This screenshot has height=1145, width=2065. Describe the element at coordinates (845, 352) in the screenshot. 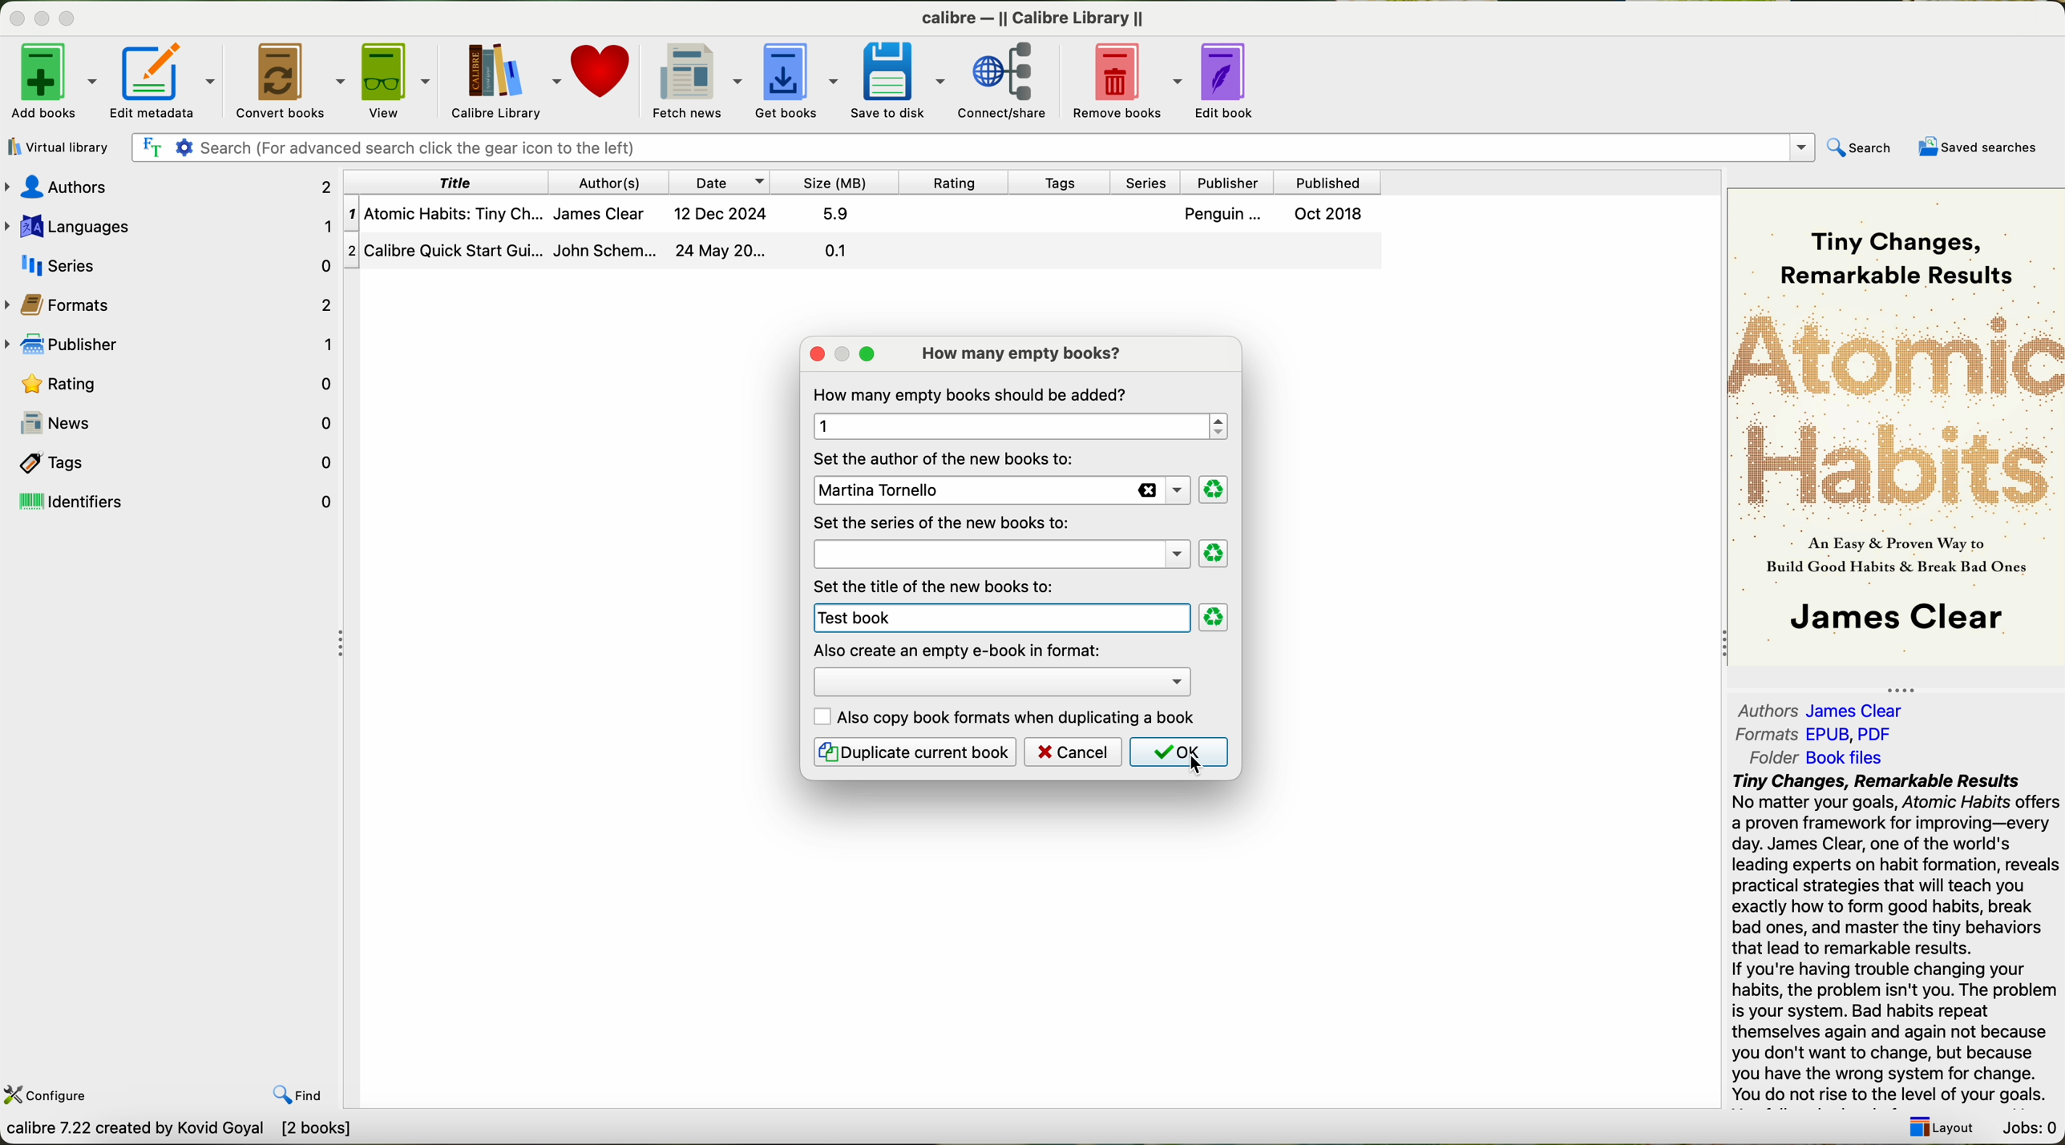

I see `maximize` at that location.